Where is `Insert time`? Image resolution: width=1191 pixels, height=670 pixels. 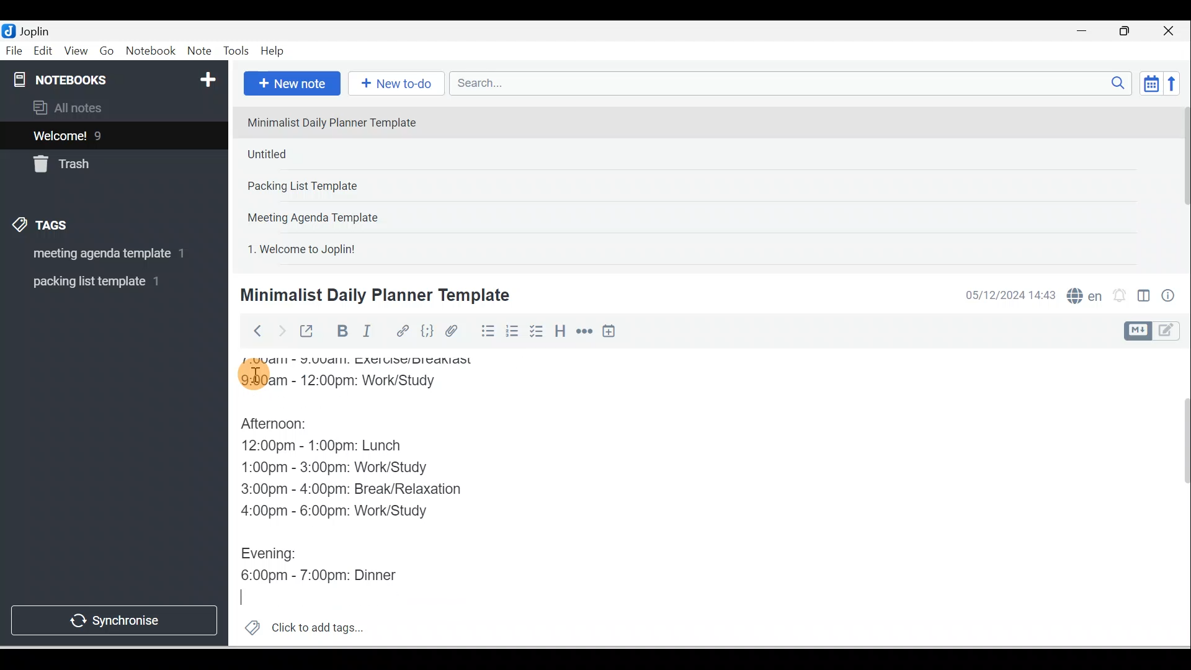
Insert time is located at coordinates (609, 332).